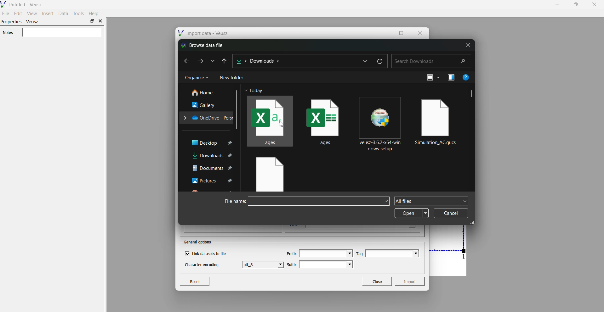  Describe the element at coordinates (452, 78) in the screenshot. I see `show previous pane` at that location.